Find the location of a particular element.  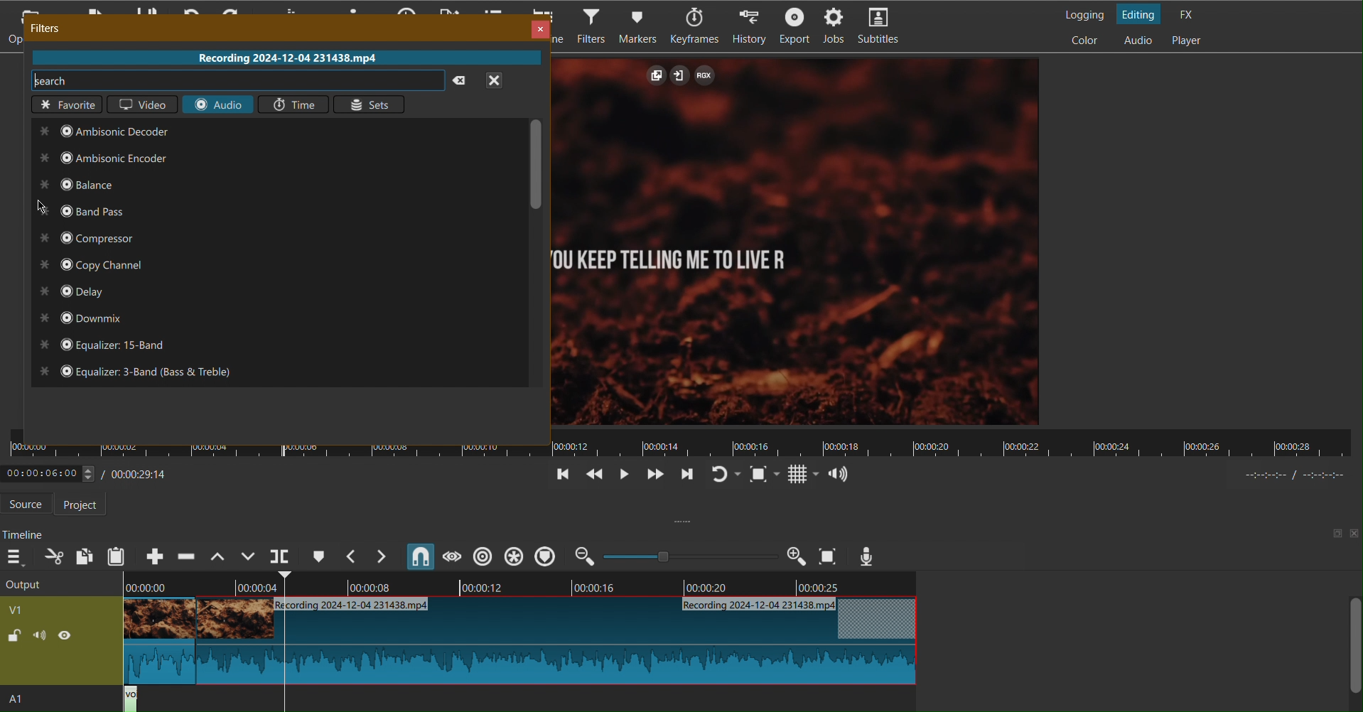

Timestamp is located at coordinates (93, 470).